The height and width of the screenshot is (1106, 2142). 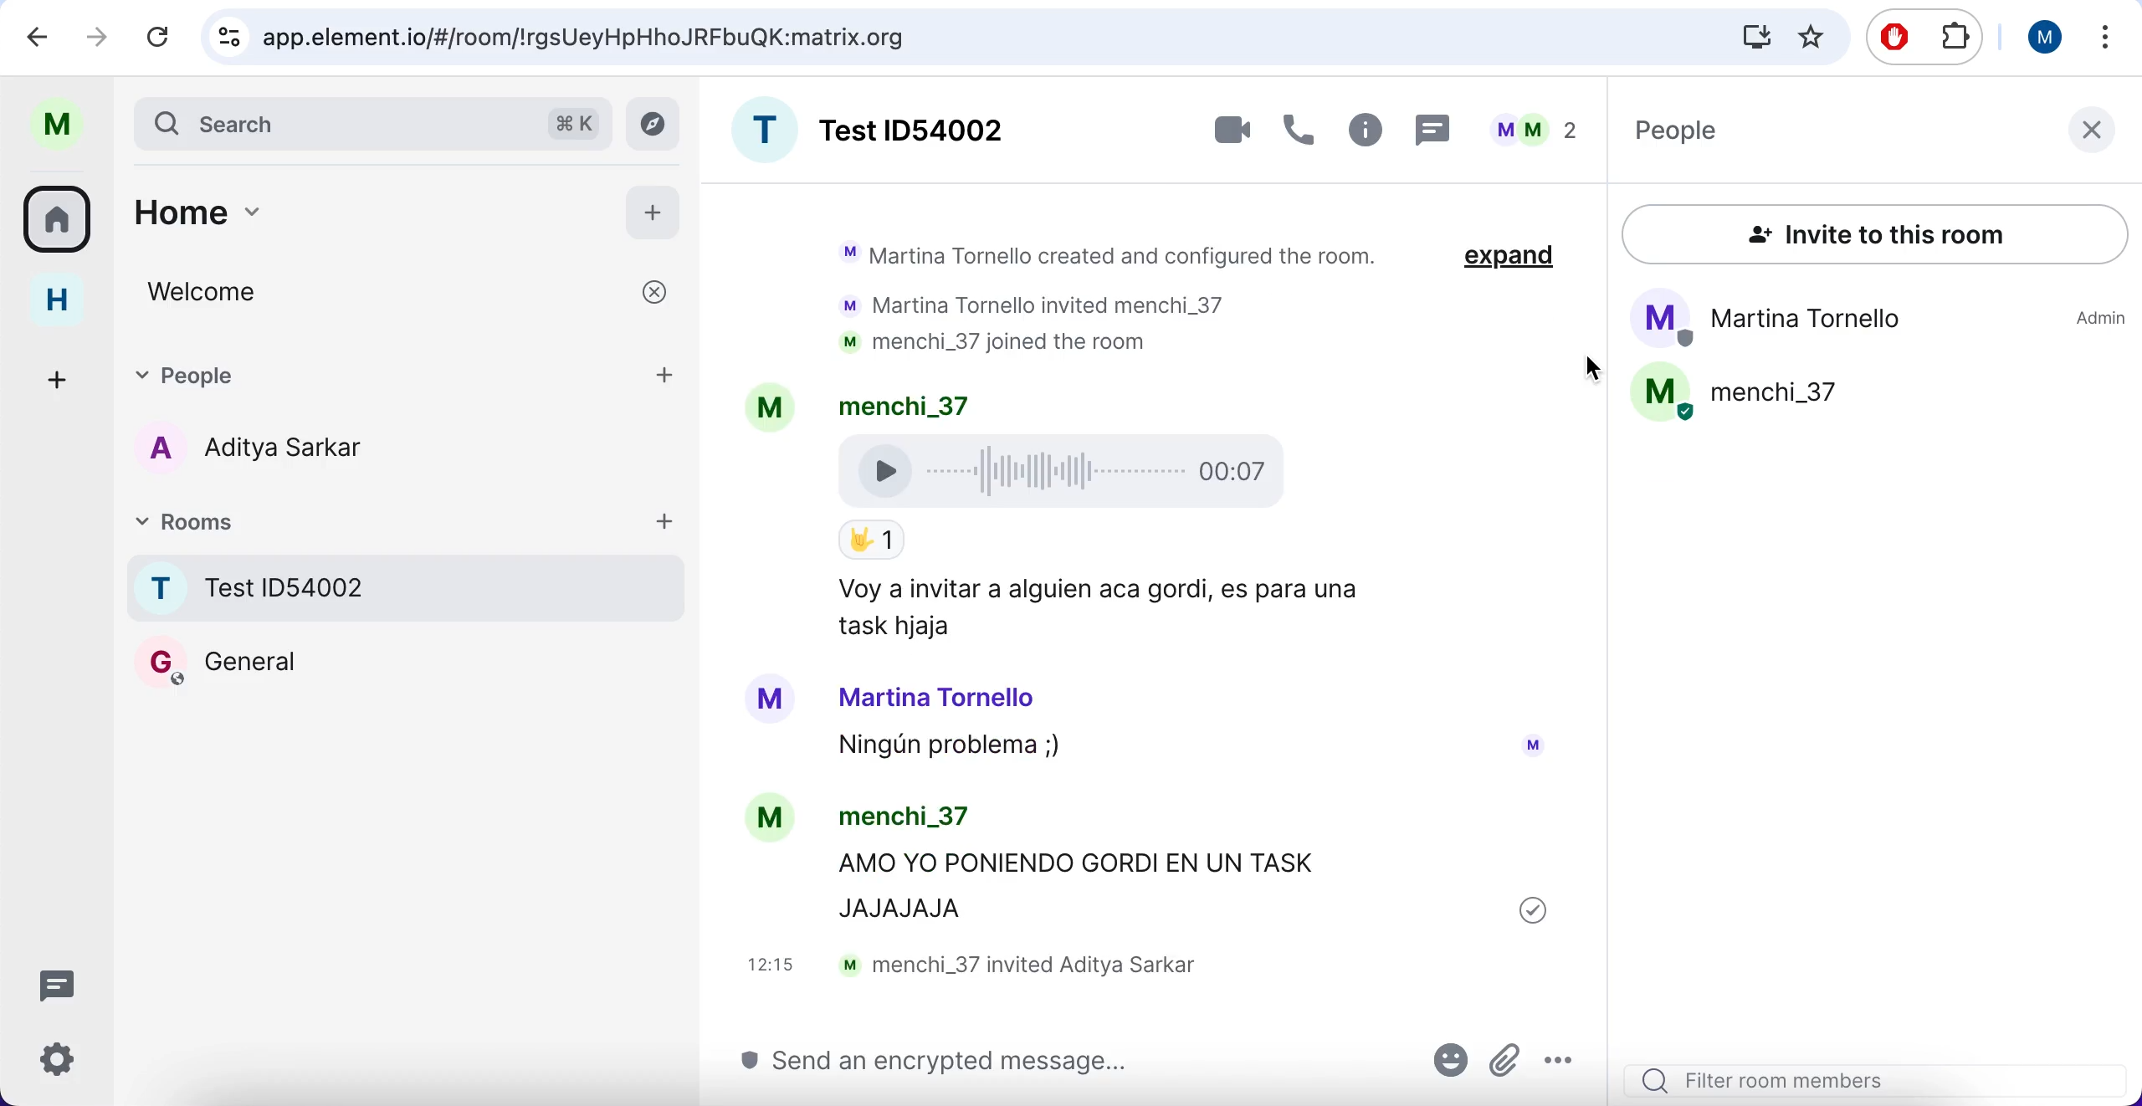 I want to click on call, so click(x=1300, y=134).